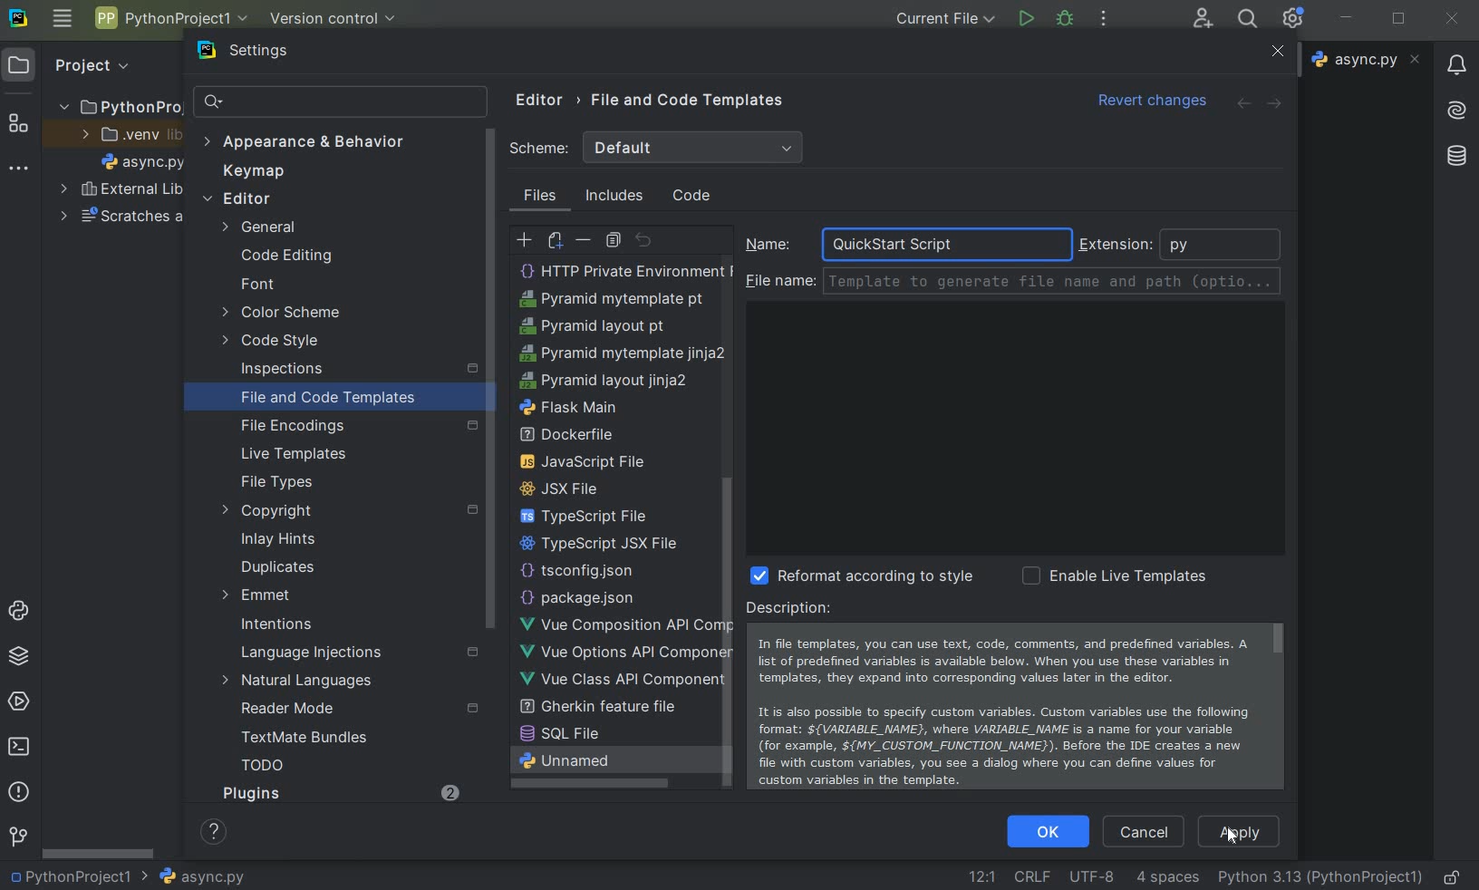 The width and height of the screenshot is (1479, 890). Describe the element at coordinates (615, 197) in the screenshot. I see `includes` at that location.